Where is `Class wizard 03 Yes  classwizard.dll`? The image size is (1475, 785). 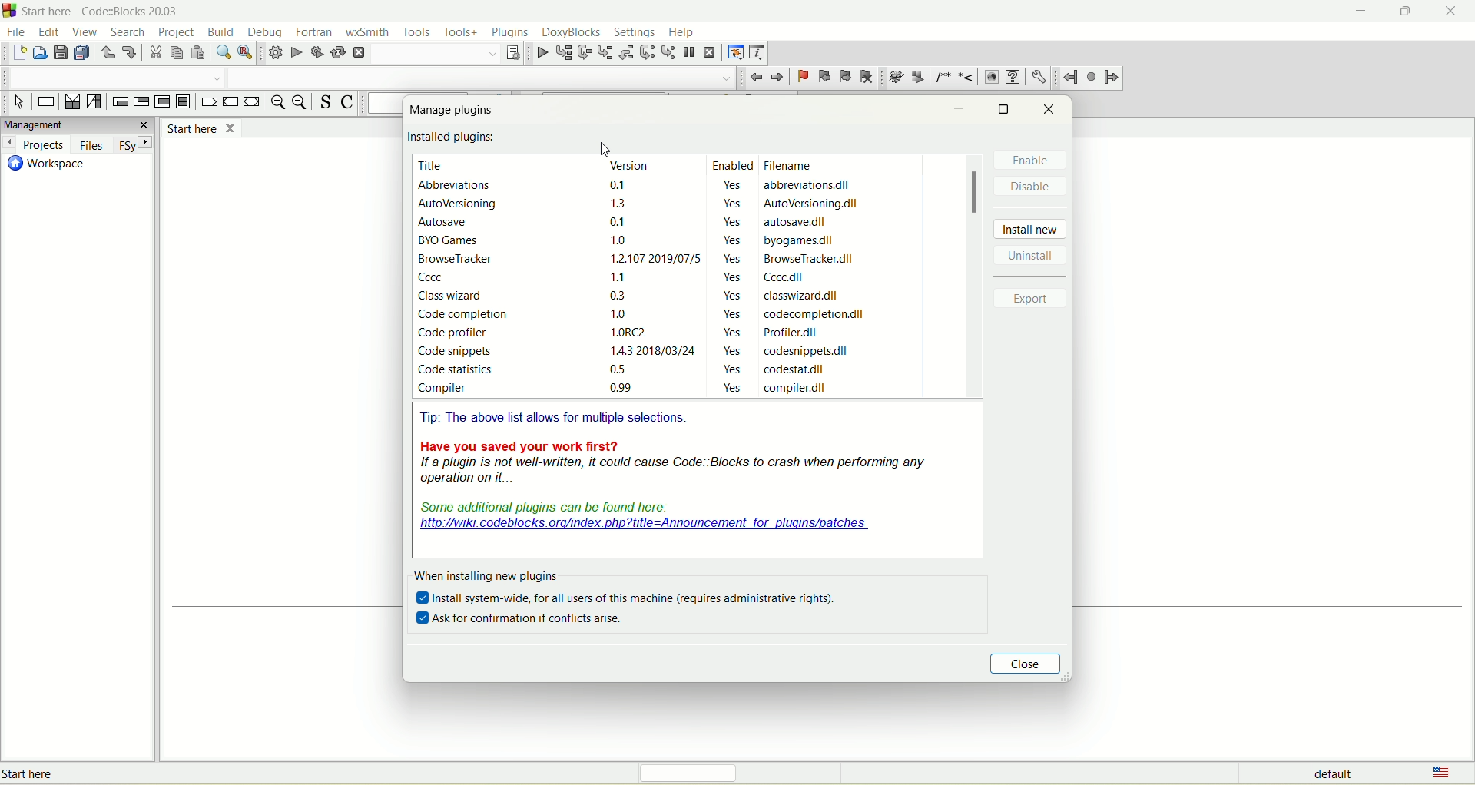 Class wizard 03 Yes  classwizard.dll is located at coordinates (641, 294).